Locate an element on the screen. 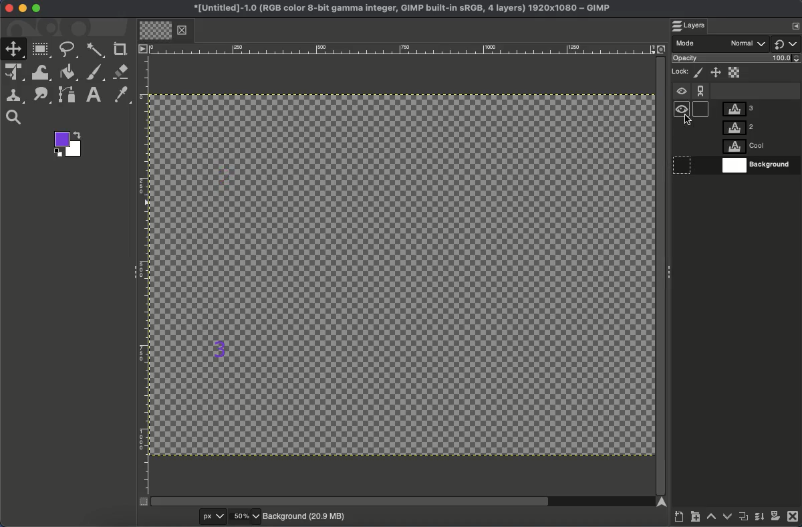 The image size is (802, 527). 3 is located at coordinates (221, 348).